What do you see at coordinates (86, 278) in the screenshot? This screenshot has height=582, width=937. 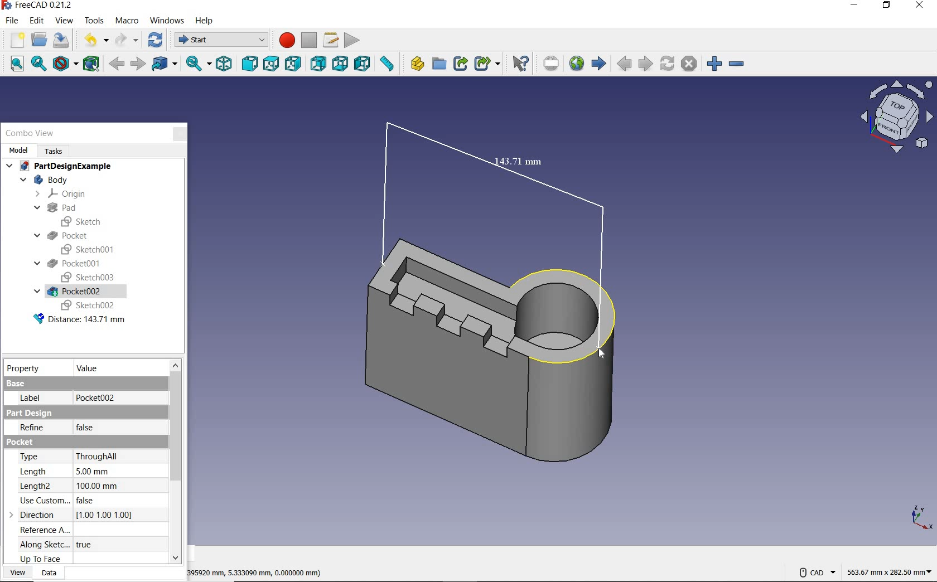 I see `SKETCH003` at bounding box center [86, 278].